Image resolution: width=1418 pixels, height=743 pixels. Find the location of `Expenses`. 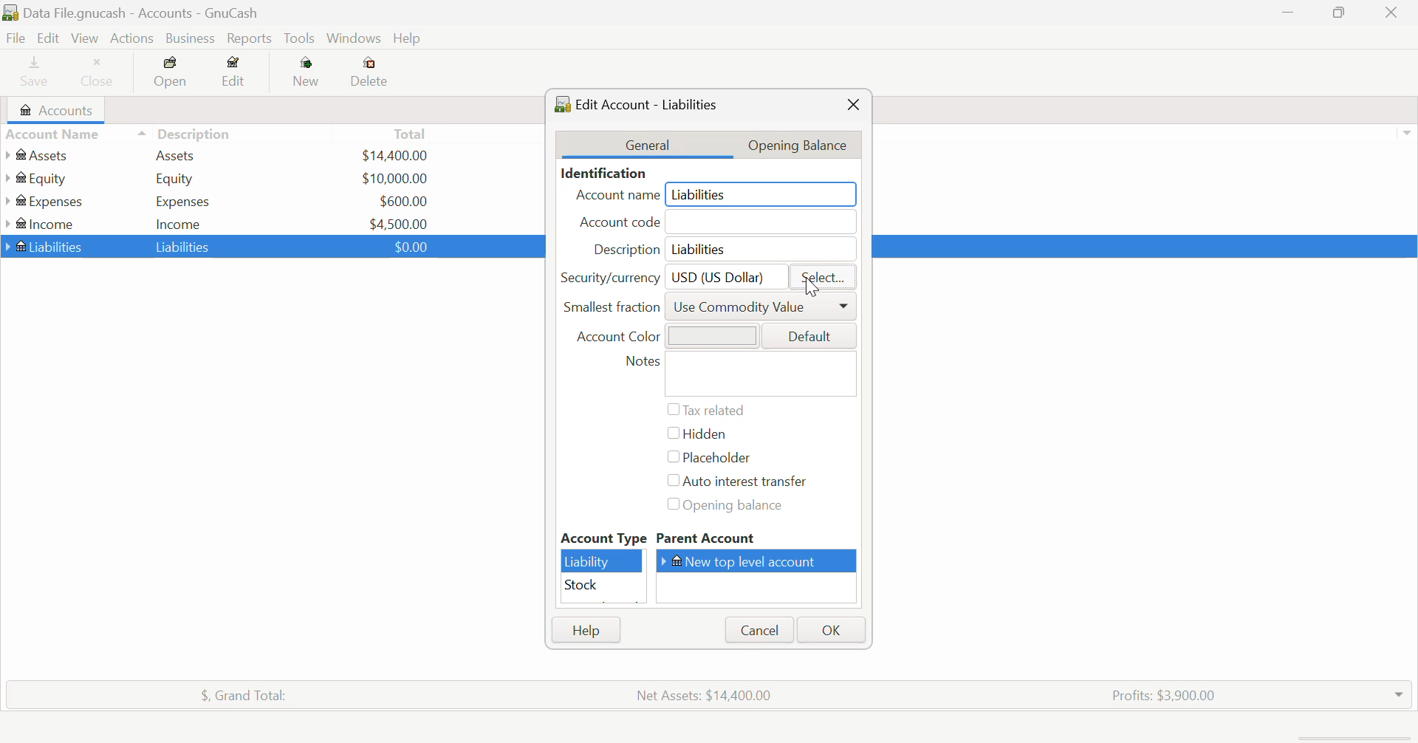

Expenses is located at coordinates (183, 201).